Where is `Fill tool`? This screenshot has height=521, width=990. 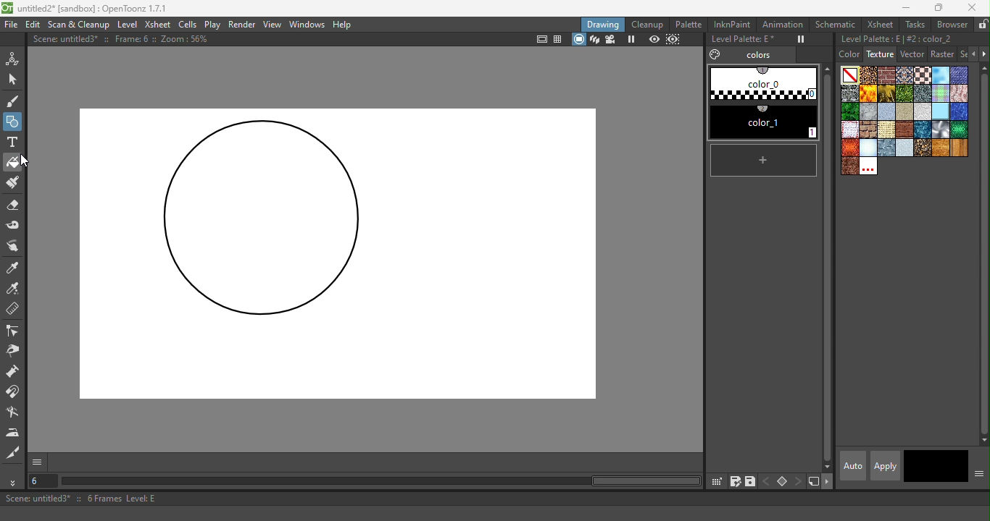
Fill tool is located at coordinates (12, 164).